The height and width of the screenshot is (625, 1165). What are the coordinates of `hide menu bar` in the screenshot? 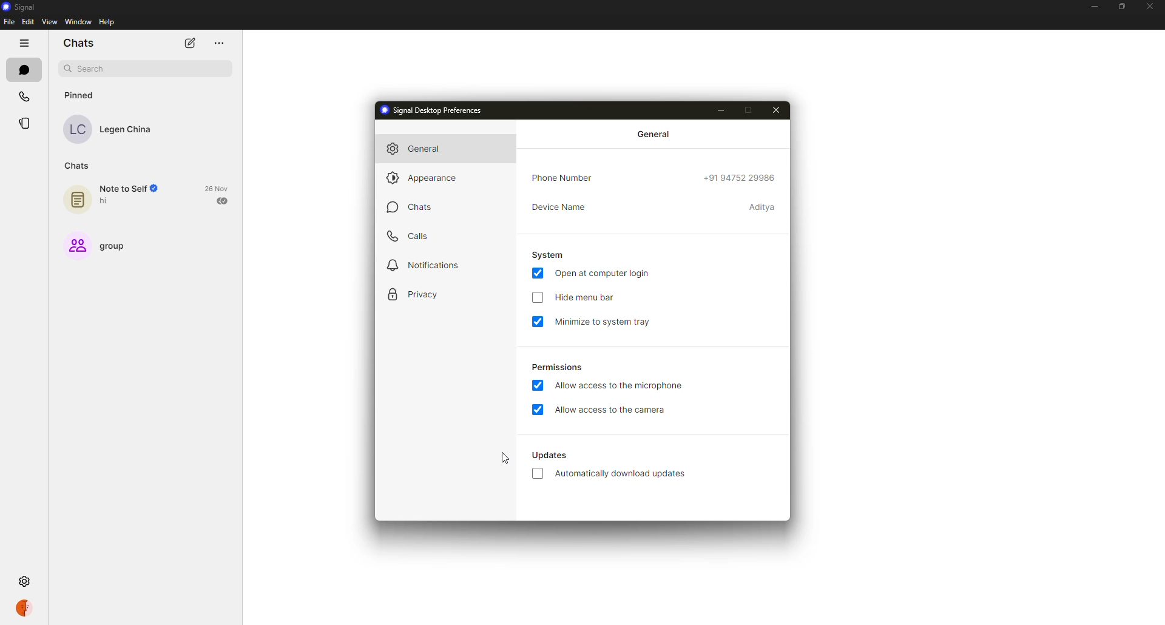 It's located at (585, 299).